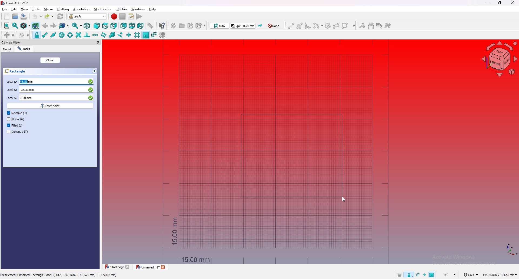  I want to click on snap lock, so click(36, 35).